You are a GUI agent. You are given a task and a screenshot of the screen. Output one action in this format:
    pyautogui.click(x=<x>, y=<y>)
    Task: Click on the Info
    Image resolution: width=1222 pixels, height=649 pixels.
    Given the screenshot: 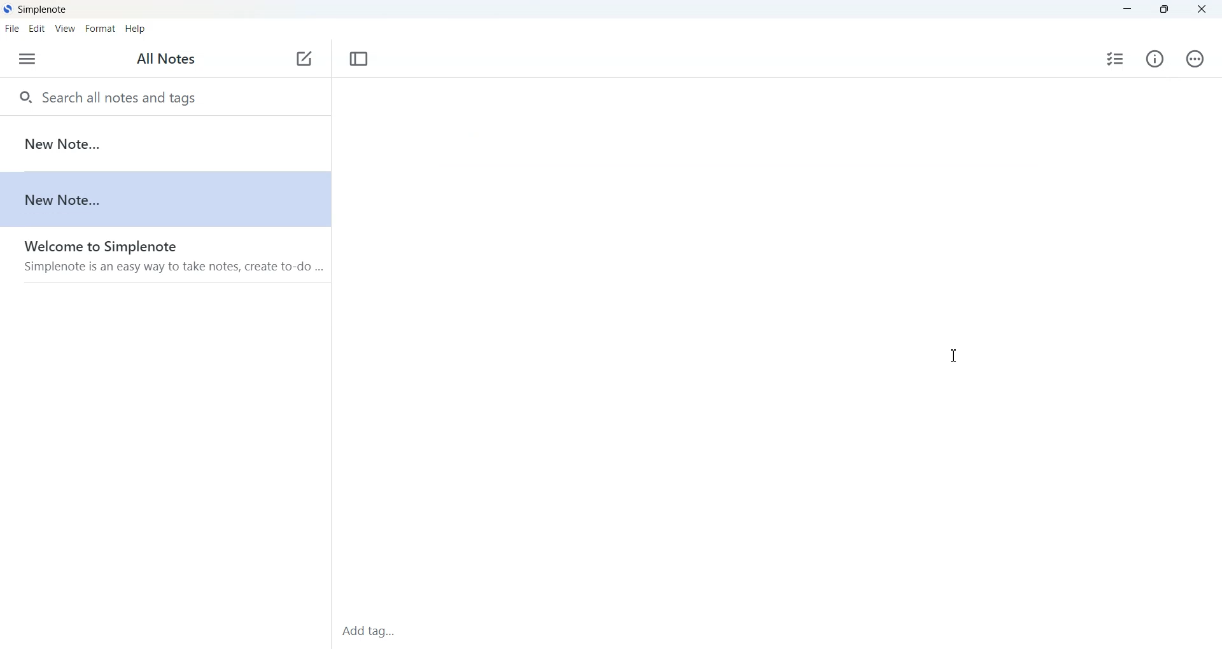 What is the action you would take?
    pyautogui.click(x=1156, y=60)
    